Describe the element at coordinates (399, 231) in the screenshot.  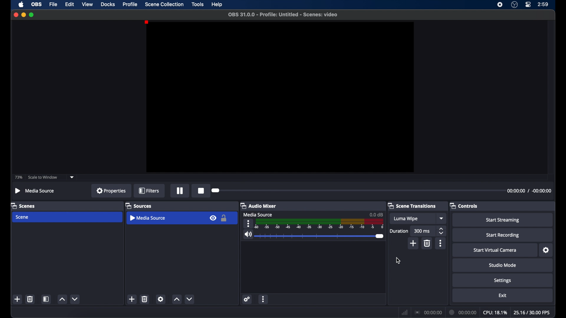
I see `duration` at that location.